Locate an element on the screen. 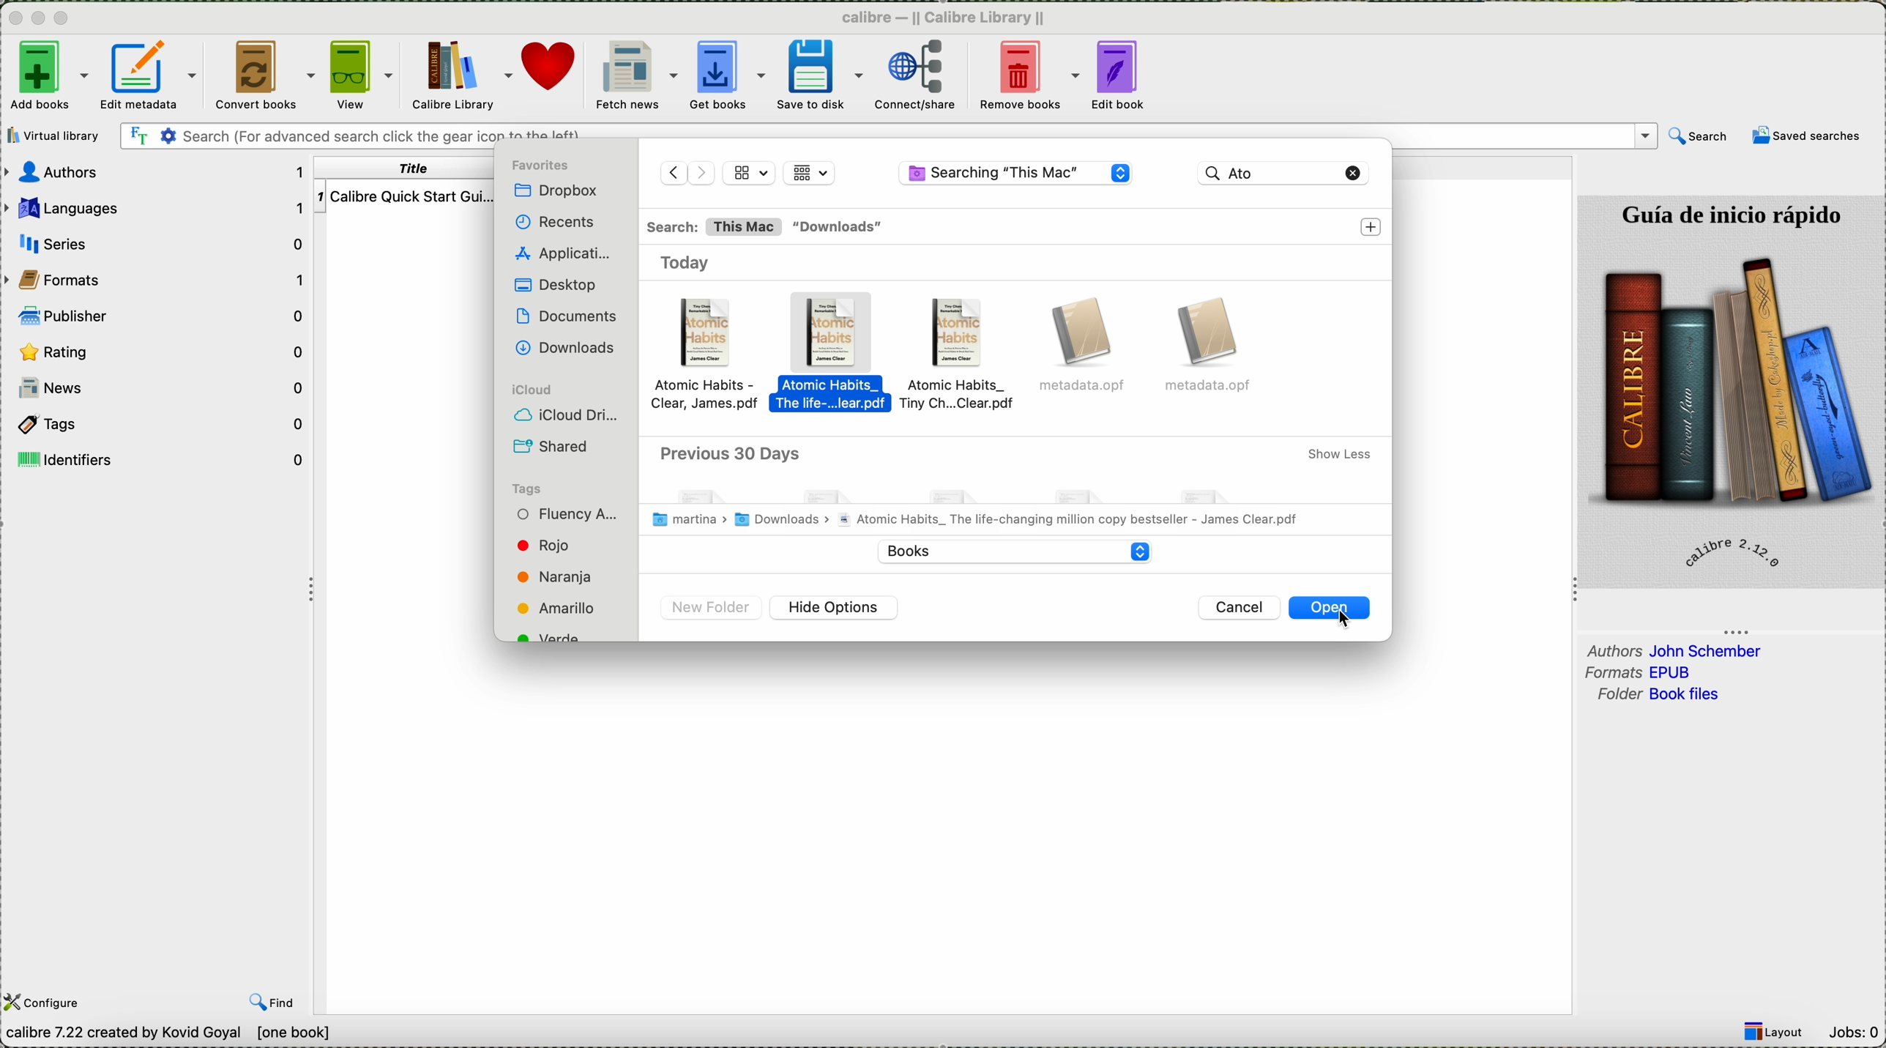  search bar is located at coordinates (887, 135).